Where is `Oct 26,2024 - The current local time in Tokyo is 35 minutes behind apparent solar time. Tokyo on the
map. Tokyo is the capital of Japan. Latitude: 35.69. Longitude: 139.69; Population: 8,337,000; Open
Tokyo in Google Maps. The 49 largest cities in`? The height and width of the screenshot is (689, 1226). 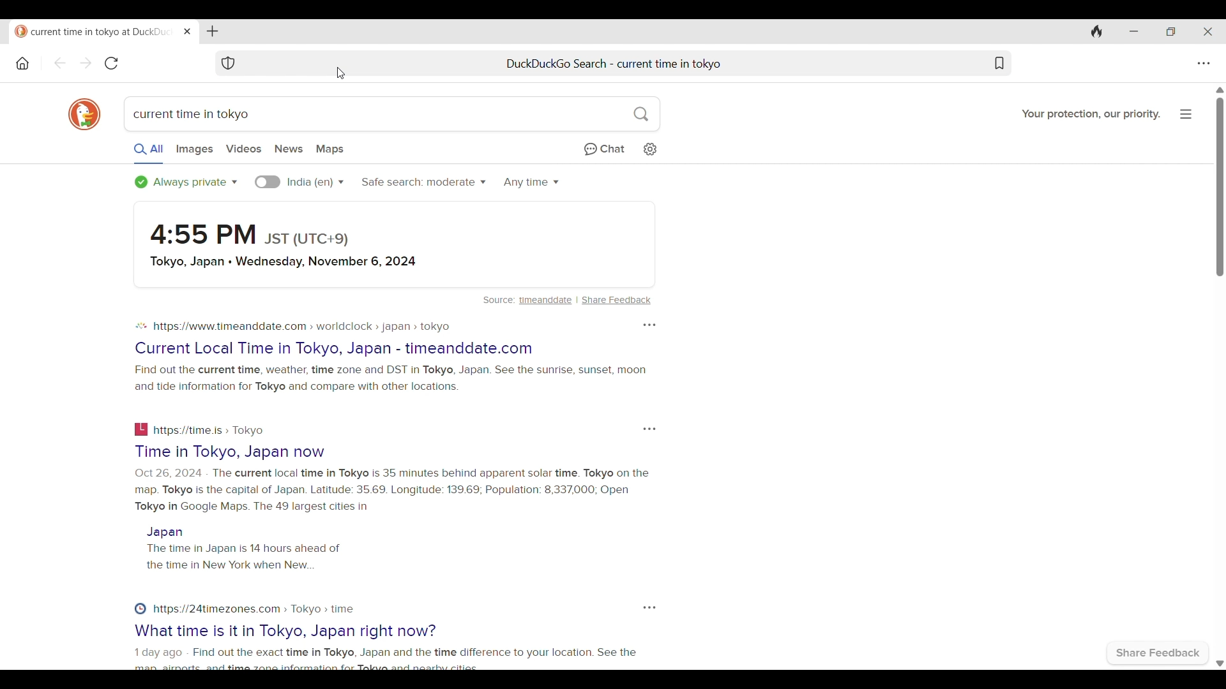
Oct 26,2024 - The current local time in Tokyo is 35 minutes behind apparent solar time. Tokyo on the
map. Tokyo is the capital of Japan. Latitude: 35.69. Longitude: 139.69; Population: 8,337,000; Open
Tokyo in Google Maps. The 49 largest cities in is located at coordinates (393, 491).